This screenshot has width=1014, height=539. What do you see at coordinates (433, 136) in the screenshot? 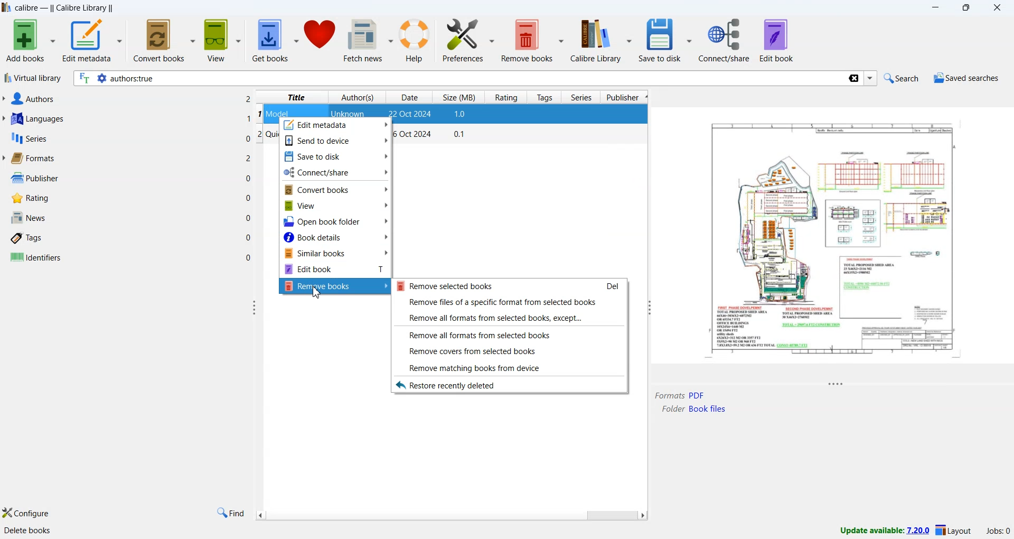
I see `book-2 details` at bounding box center [433, 136].